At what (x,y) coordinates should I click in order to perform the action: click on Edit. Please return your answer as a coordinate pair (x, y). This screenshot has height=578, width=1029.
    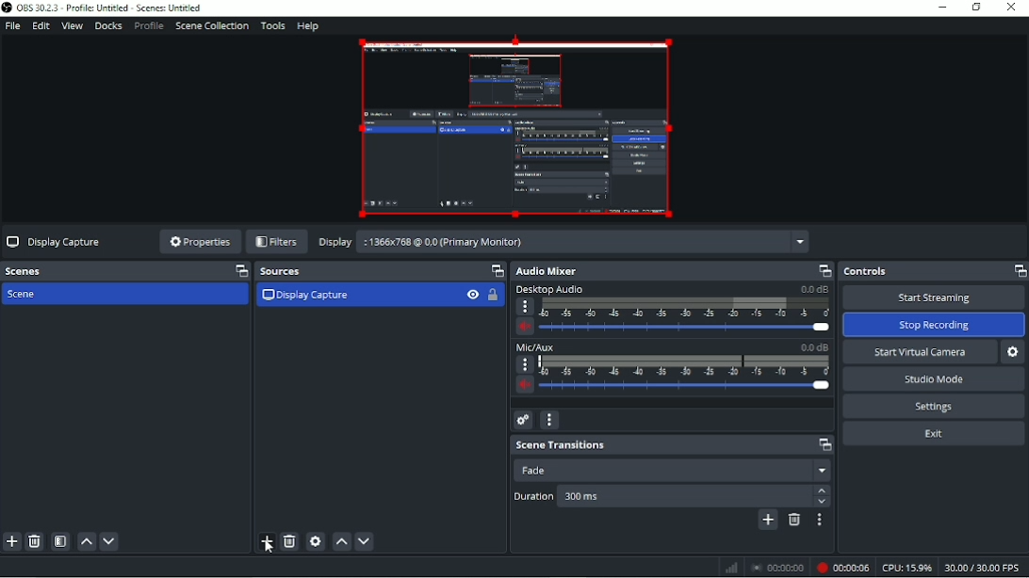
    Looking at the image, I should click on (41, 25).